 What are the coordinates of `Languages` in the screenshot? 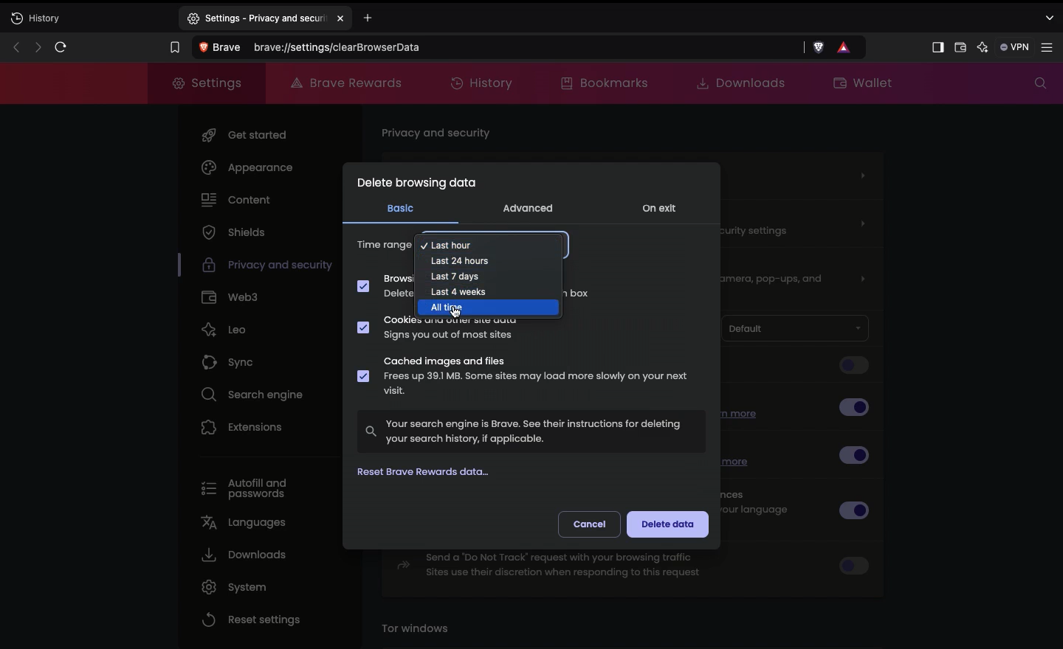 It's located at (246, 524).